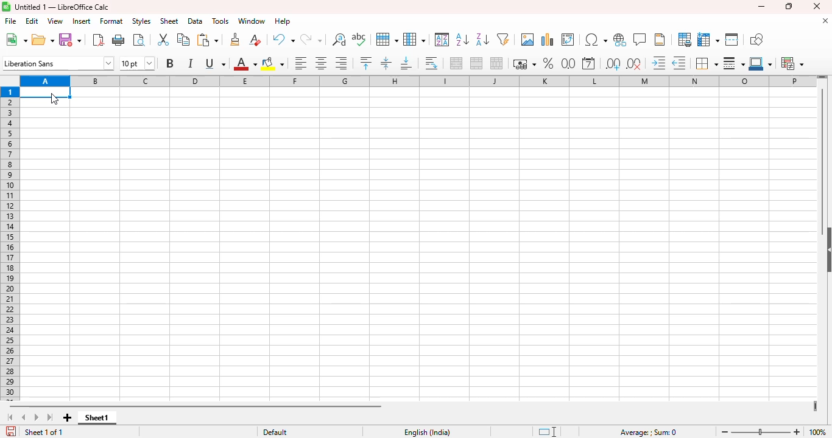 This screenshot has height=438, width=832. I want to click on format, so click(111, 21).